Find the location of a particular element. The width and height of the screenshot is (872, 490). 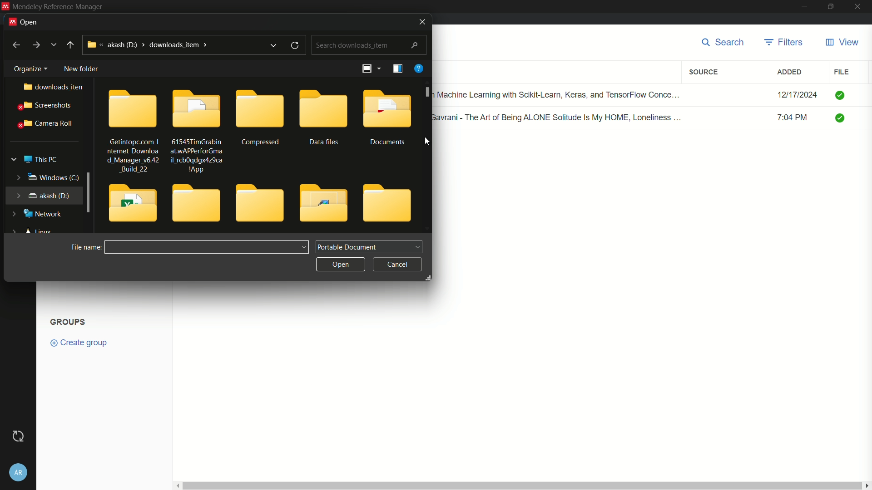

maximize is located at coordinates (832, 7).